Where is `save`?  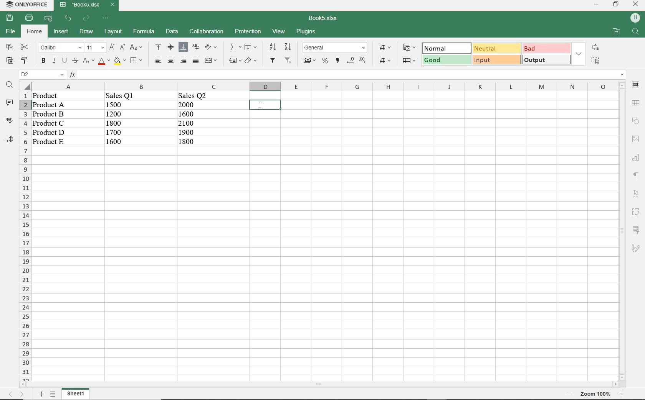 save is located at coordinates (9, 17).